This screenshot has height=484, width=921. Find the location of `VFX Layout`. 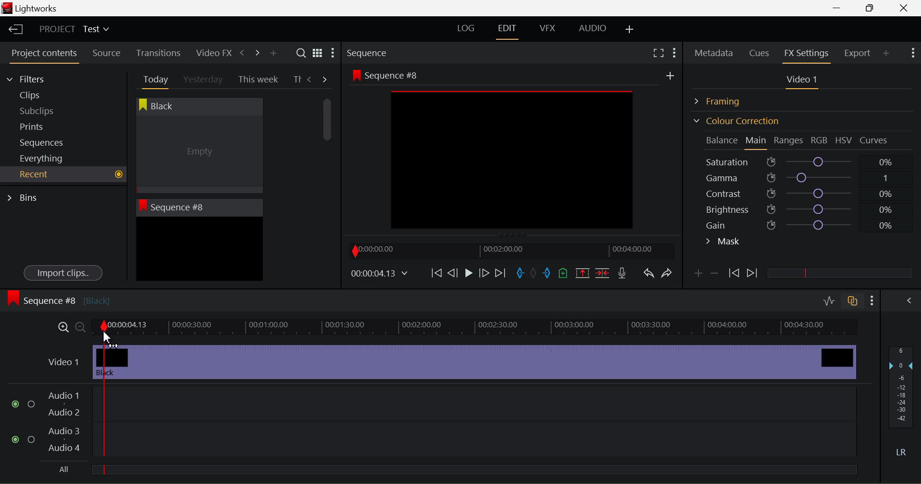

VFX Layout is located at coordinates (549, 29).